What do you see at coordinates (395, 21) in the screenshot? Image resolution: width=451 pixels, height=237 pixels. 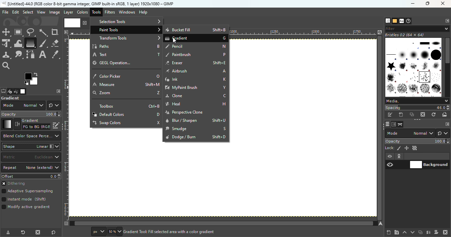 I see `Open the patterns dialog` at bounding box center [395, 21].